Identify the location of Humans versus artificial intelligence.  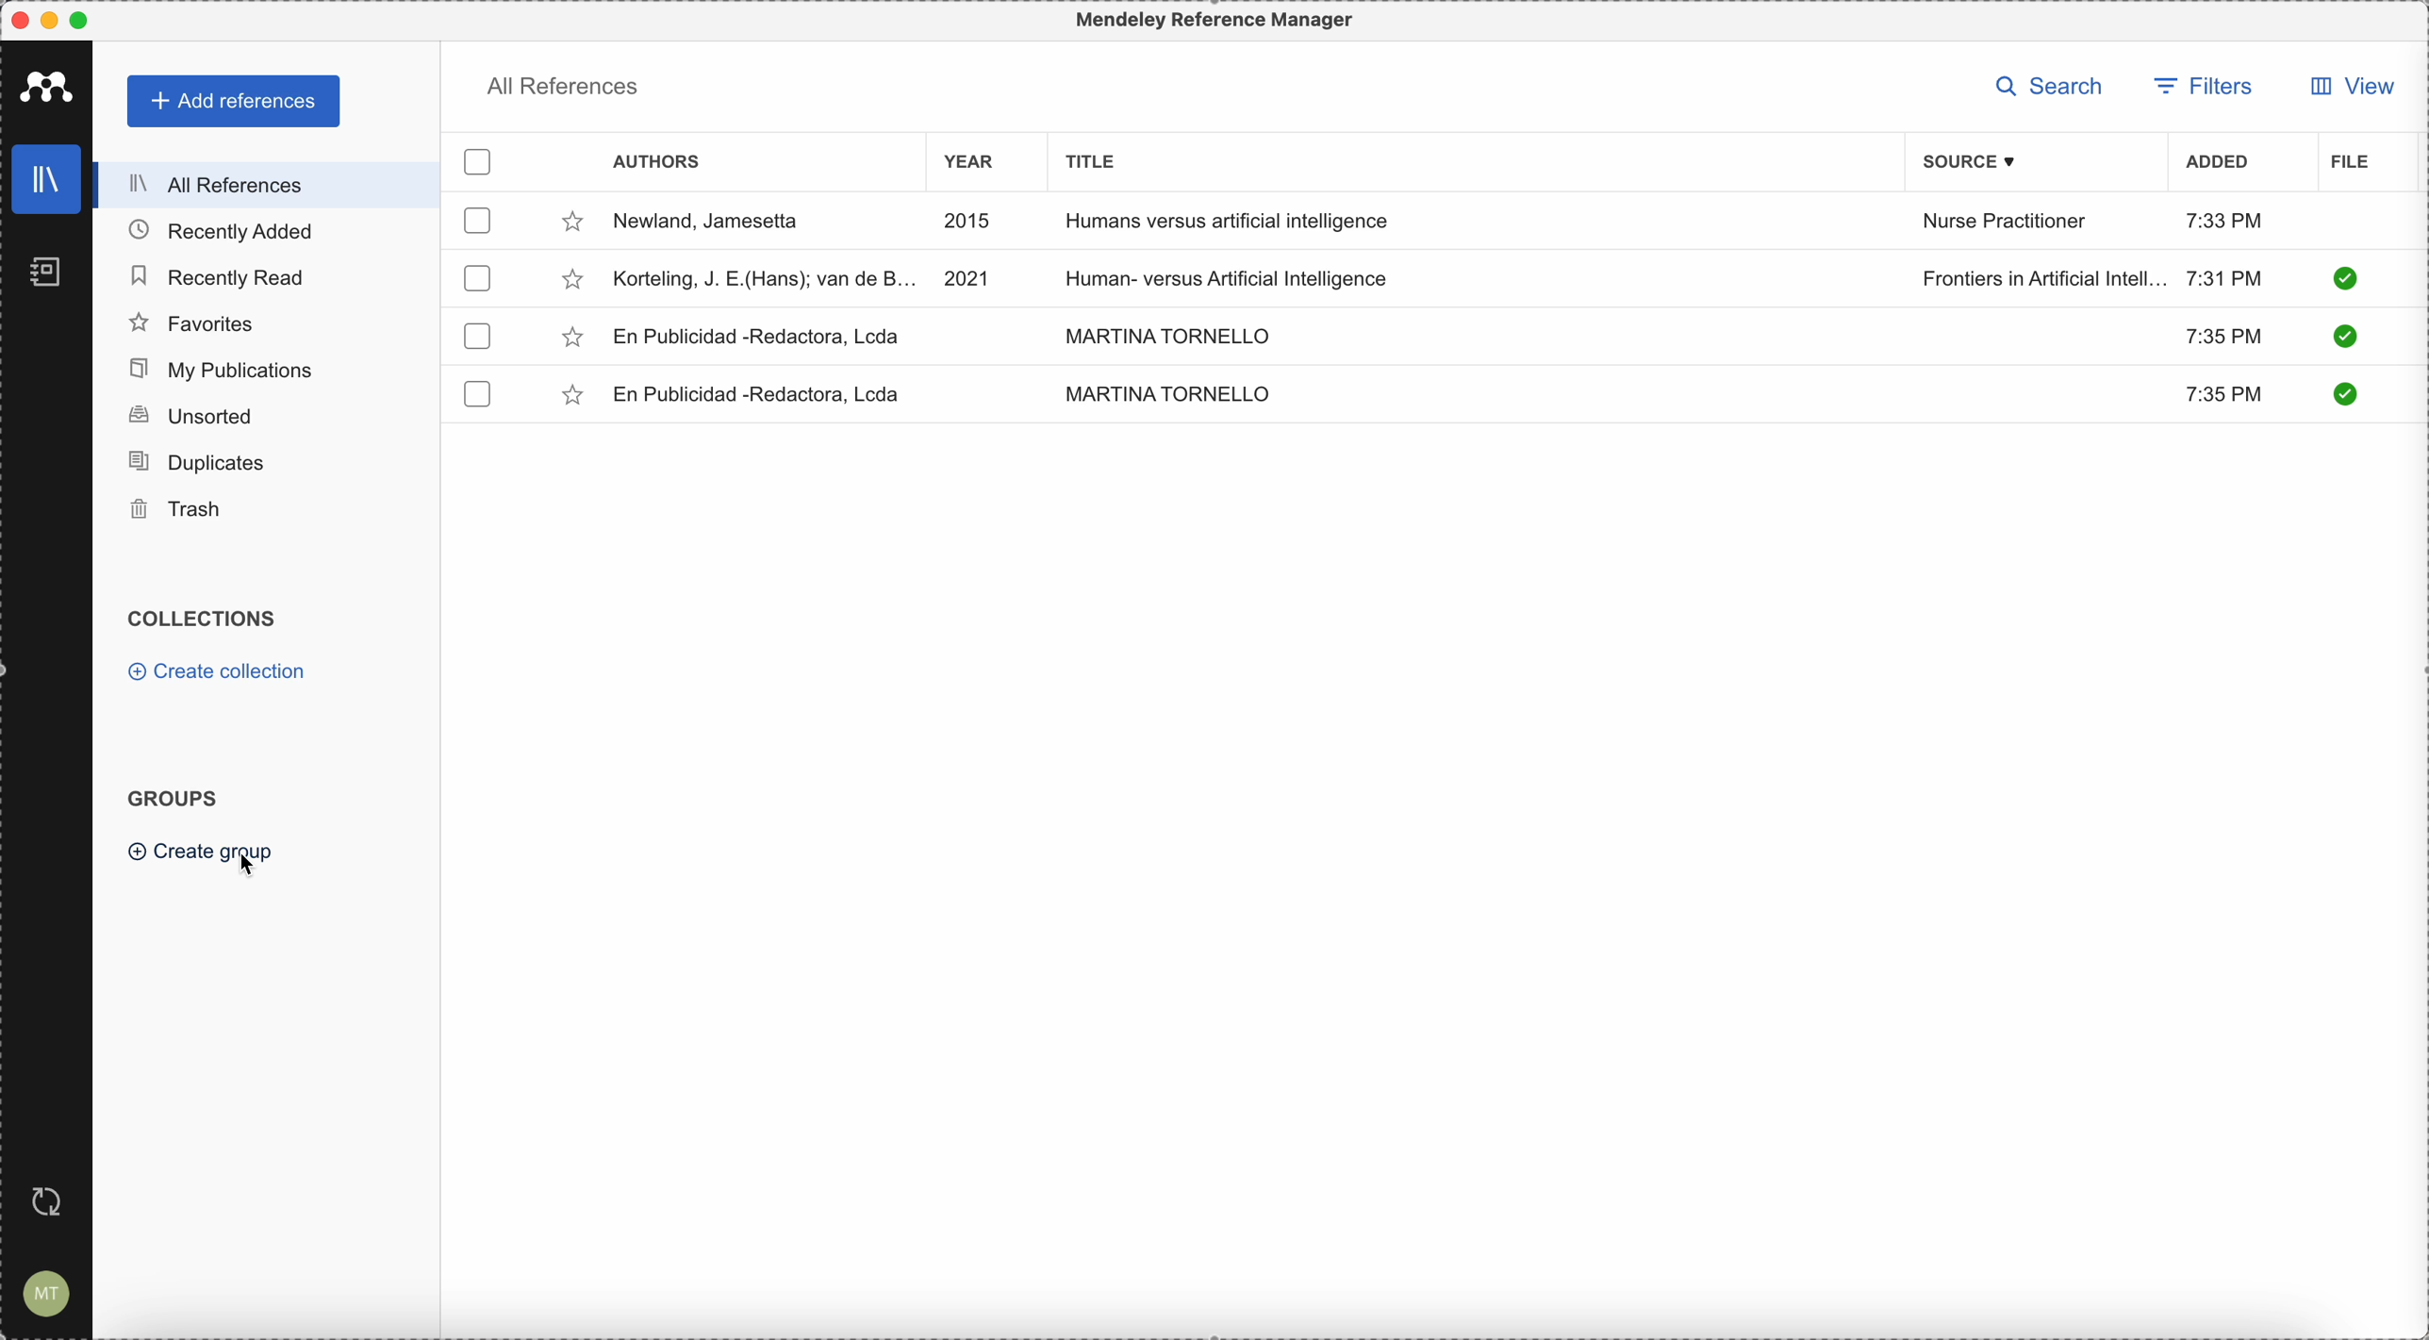
(1229, 223).